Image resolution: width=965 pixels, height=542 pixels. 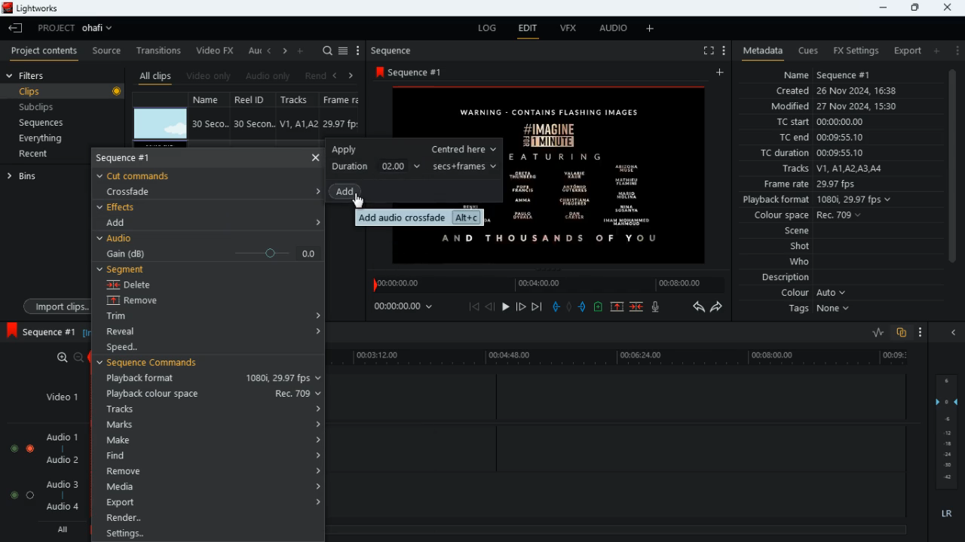 I want to click on image, so click(x=161, y=124).